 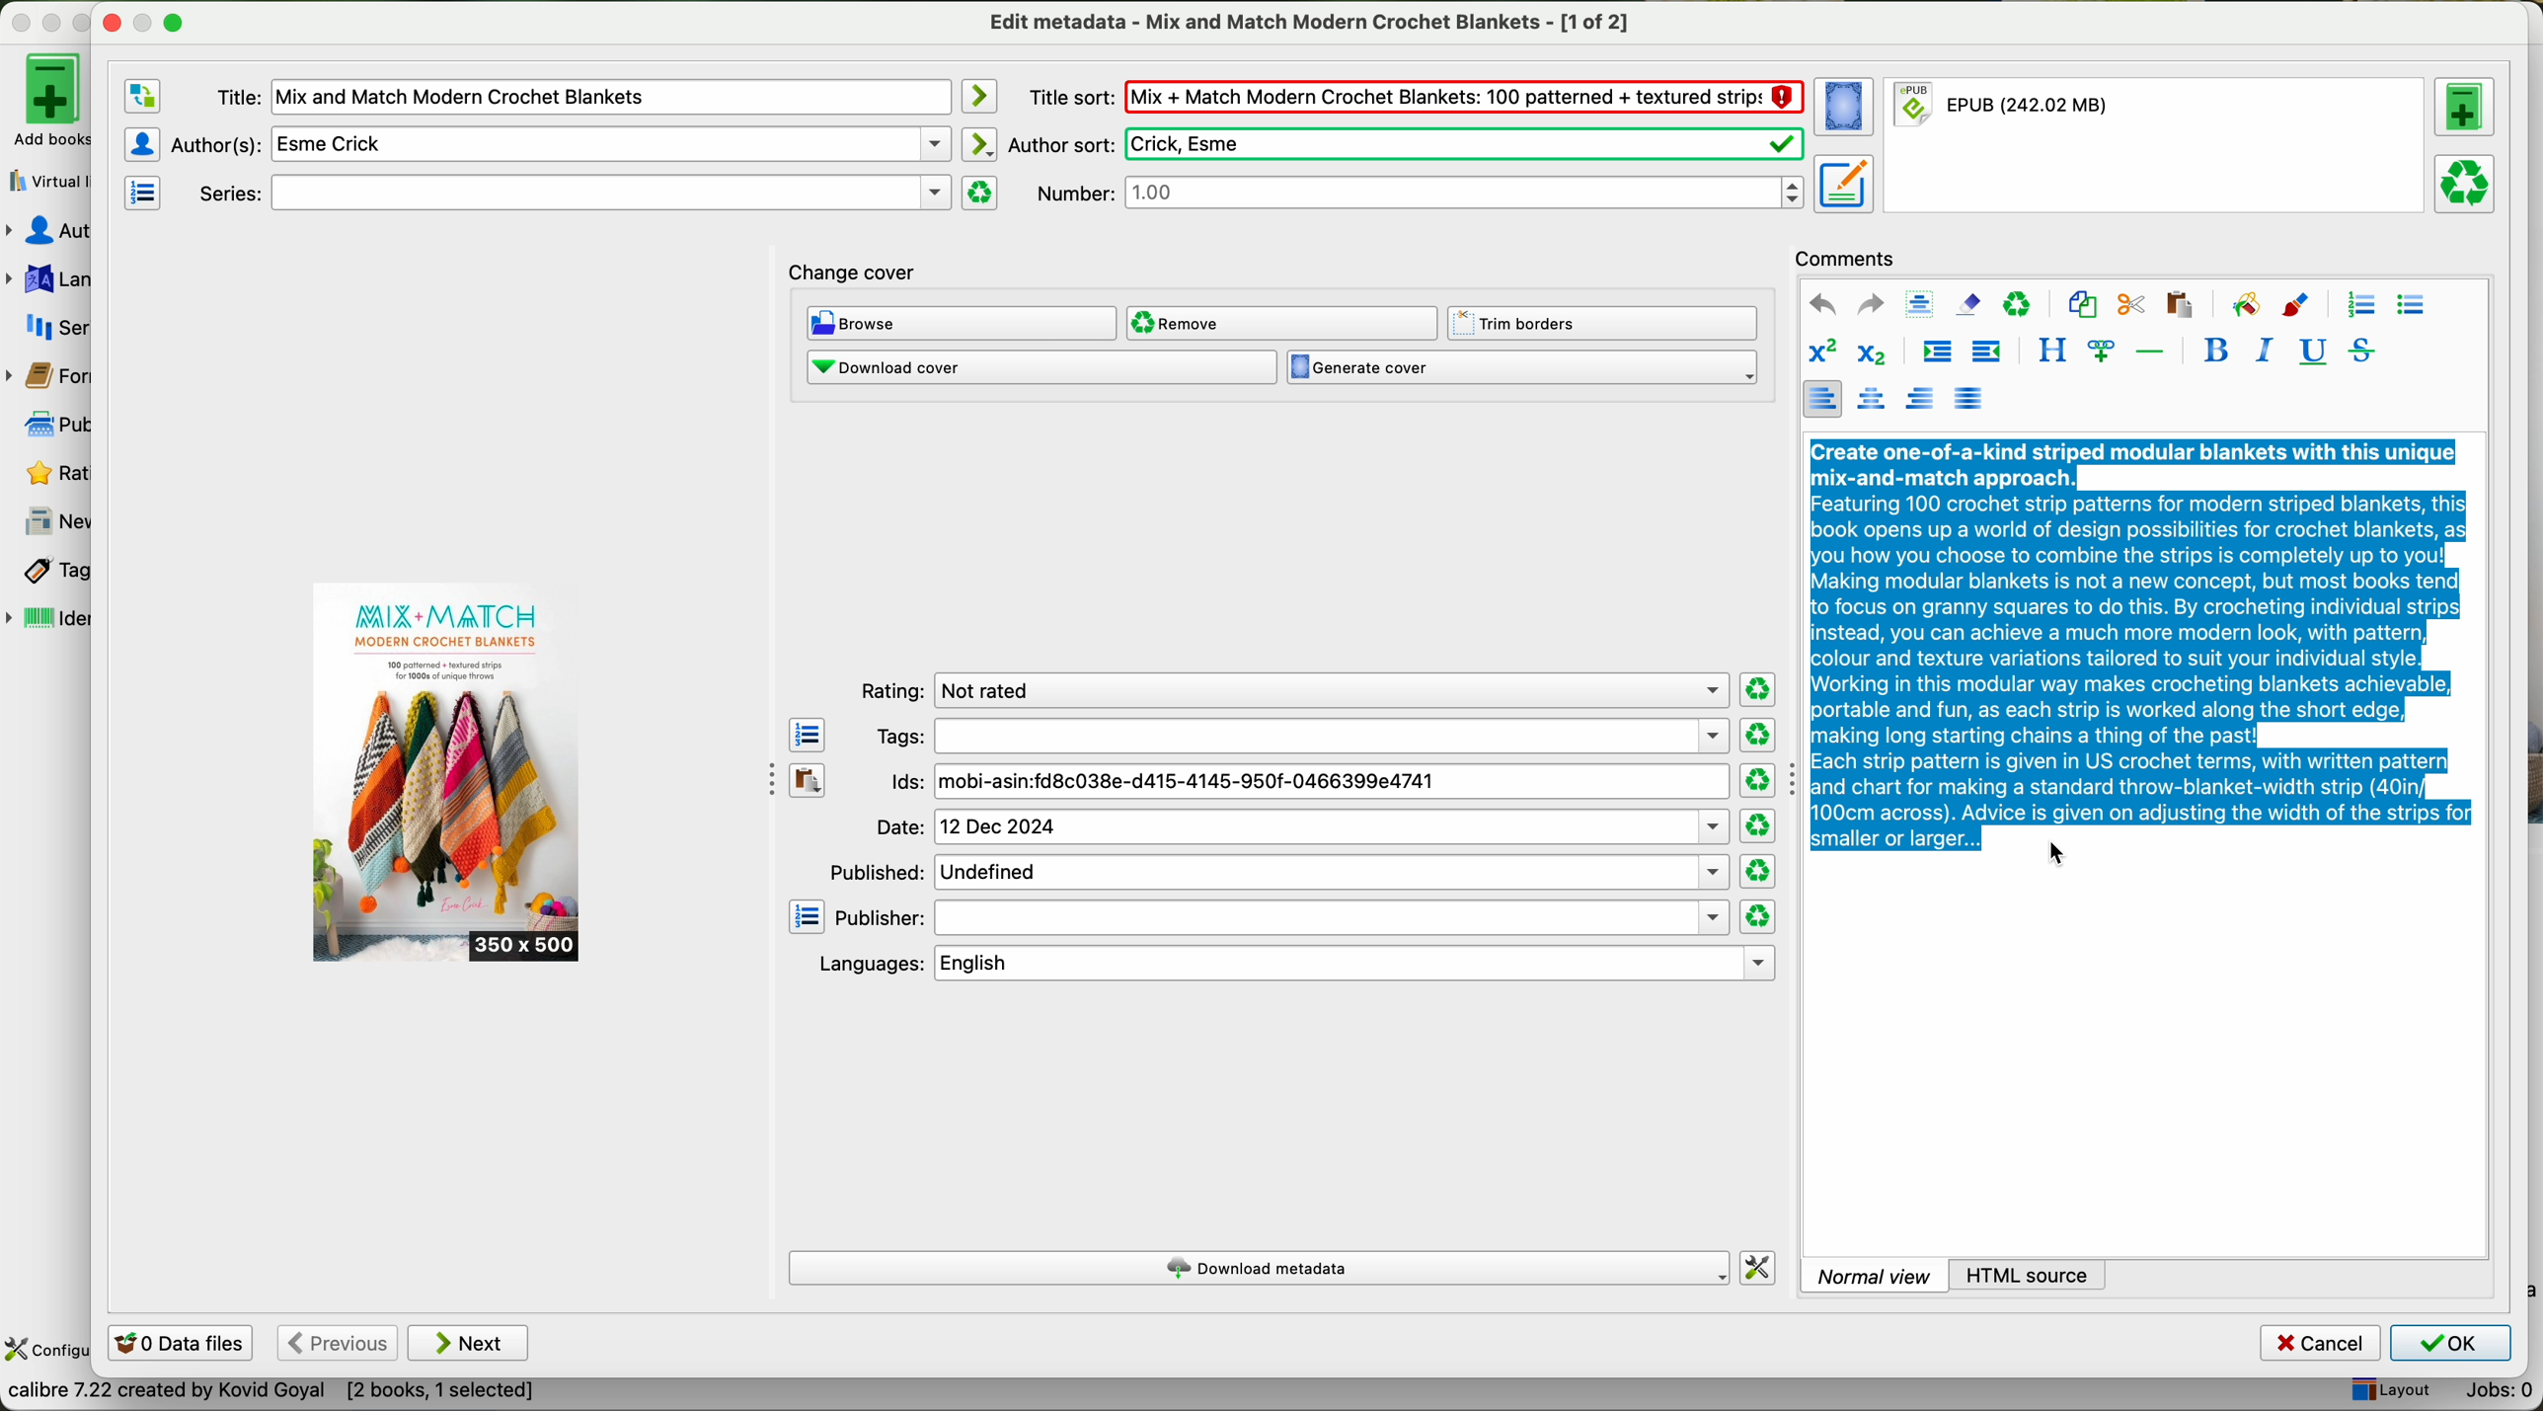 What do you see at coordinates (561, 143) in the screenshot?
I see `author(s)` at bounding box center [561, 143].